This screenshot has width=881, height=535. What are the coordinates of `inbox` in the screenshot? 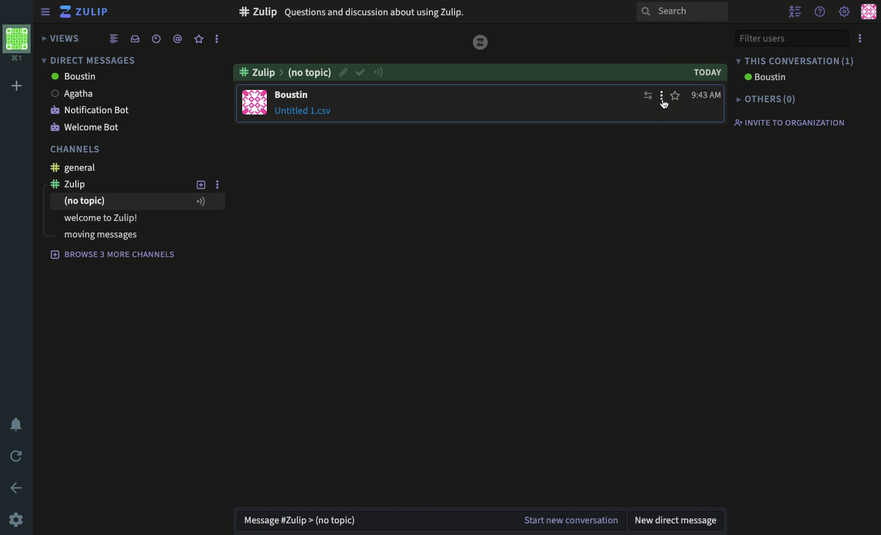 It's located at (135, 39).